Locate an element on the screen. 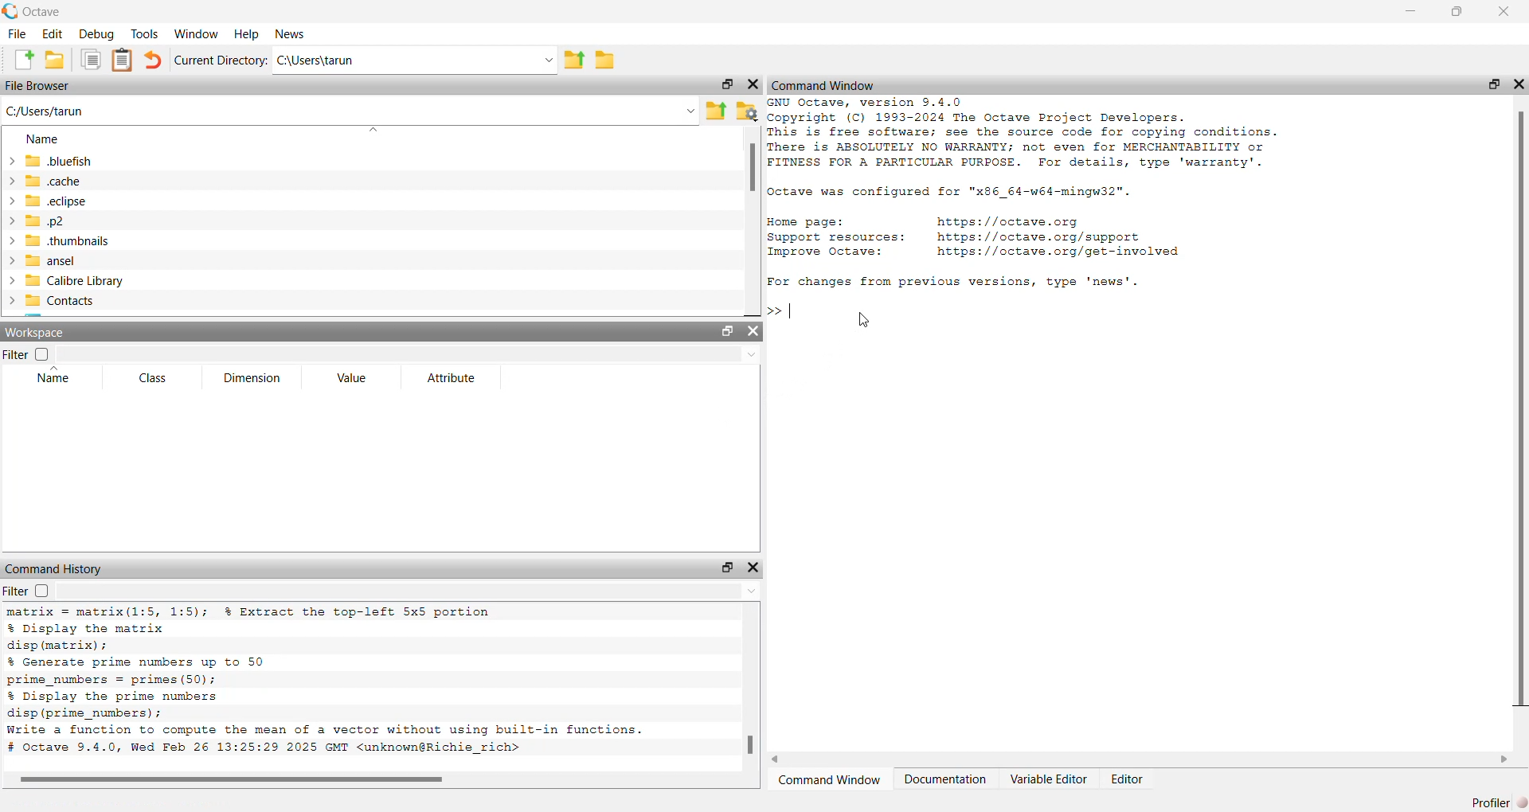 The height and width of the screenshot is (812, 1529). add folder is located at coordinates (55, 61).